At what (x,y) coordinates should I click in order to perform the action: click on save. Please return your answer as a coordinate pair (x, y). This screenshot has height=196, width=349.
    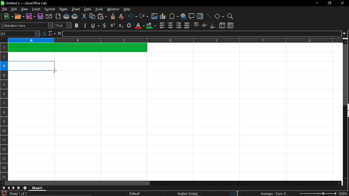
    Looking at the image, I should click on (31, 17).